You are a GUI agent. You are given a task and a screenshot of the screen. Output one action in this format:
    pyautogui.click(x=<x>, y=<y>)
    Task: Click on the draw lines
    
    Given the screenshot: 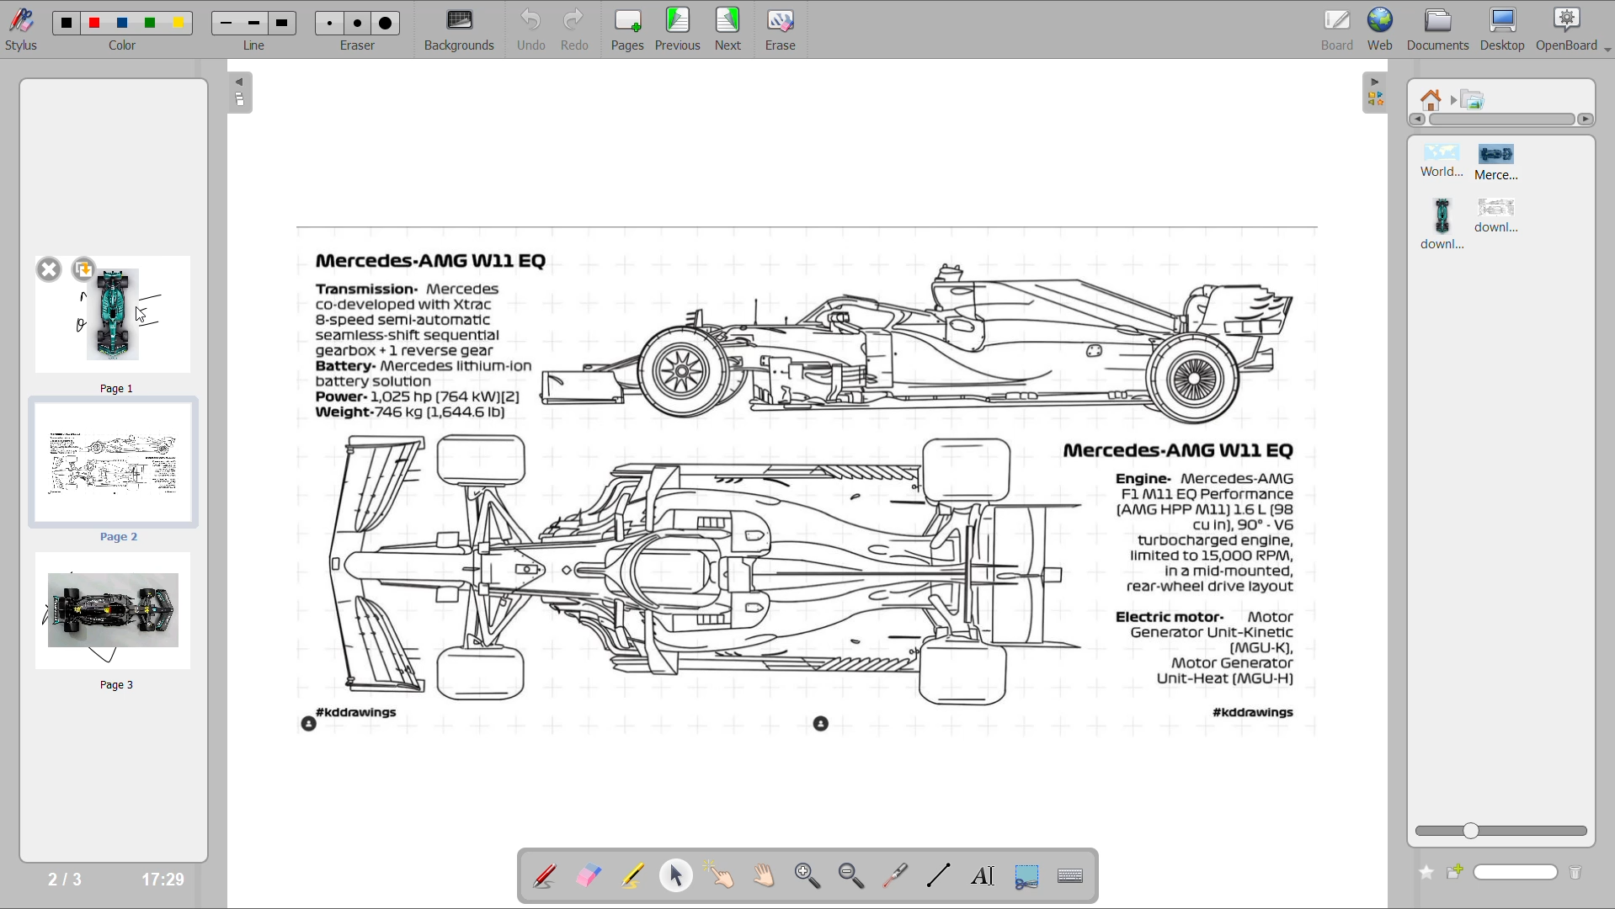 What is the action you would take?
    pyautogui.click(x=938, y=874)
    